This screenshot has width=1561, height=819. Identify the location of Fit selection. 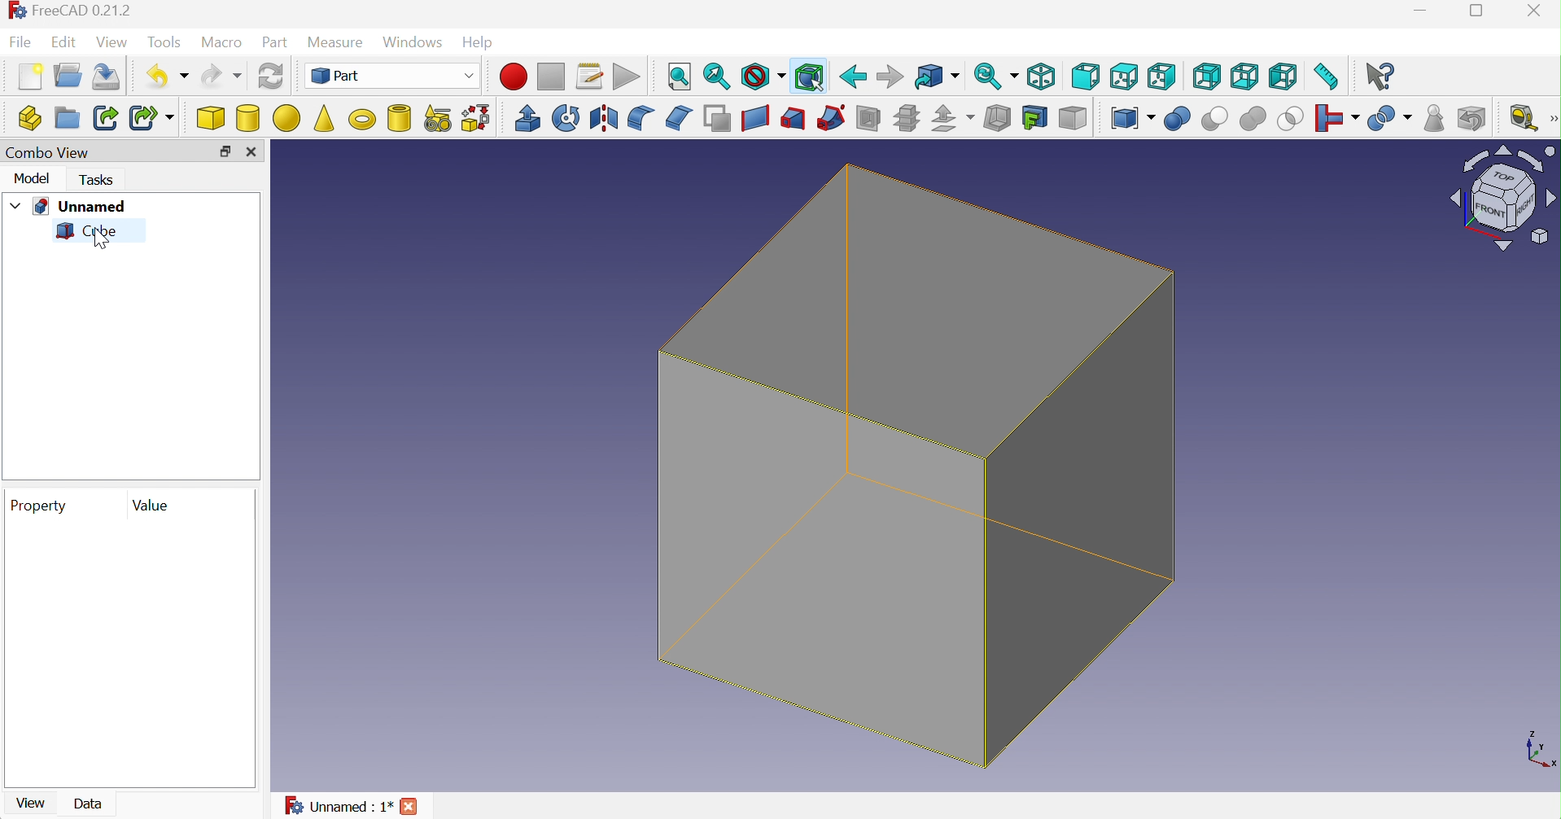
(717, 77).